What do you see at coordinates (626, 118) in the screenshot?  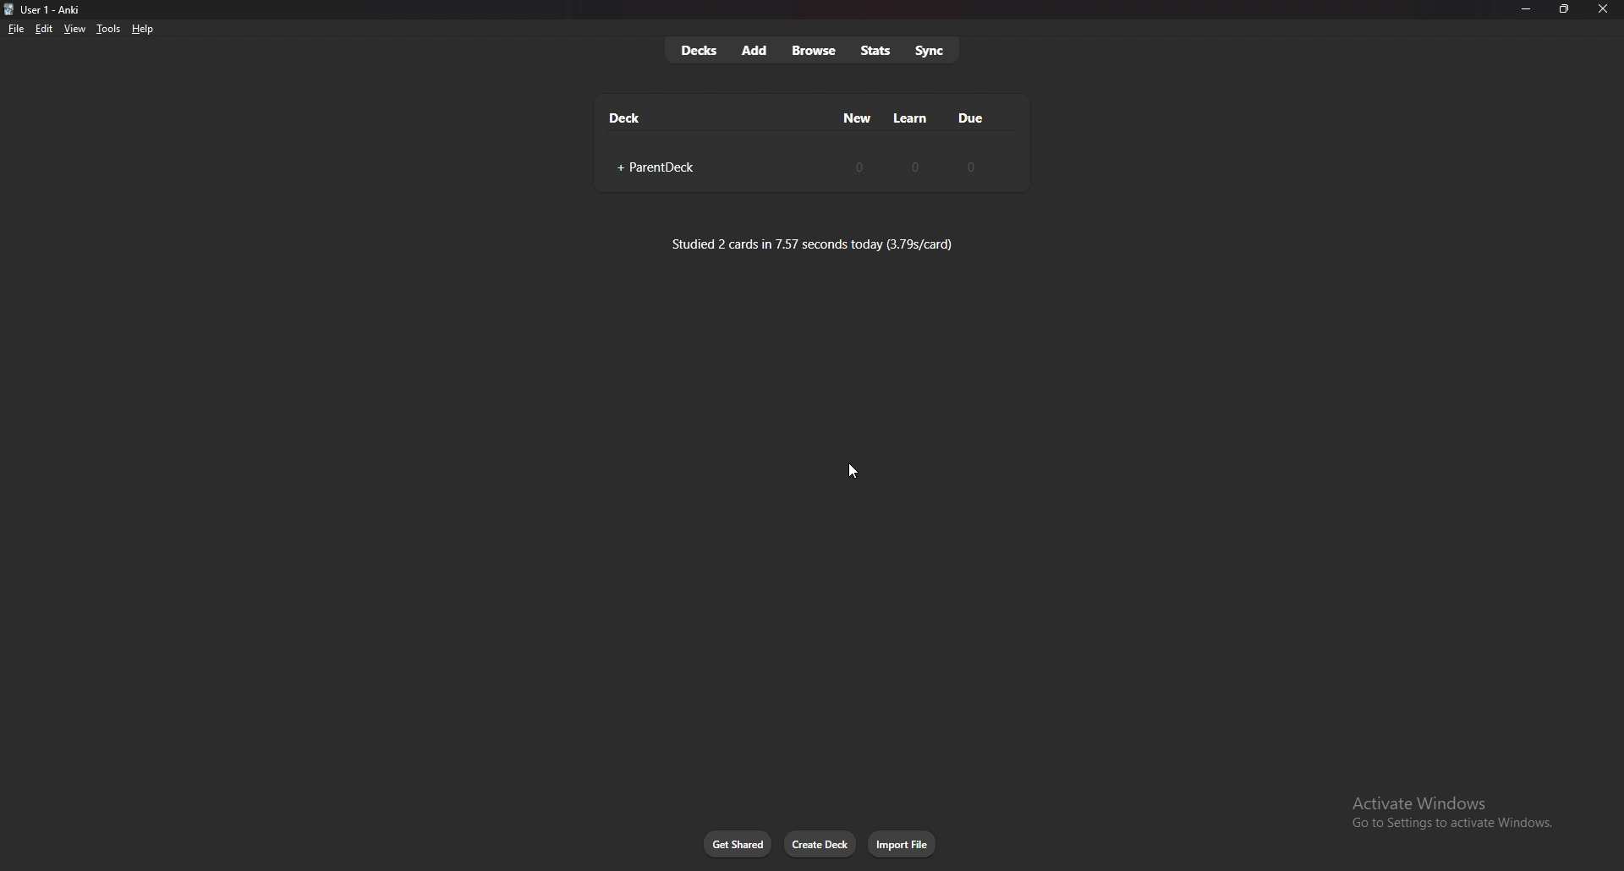 I see `deck` at bounding box center [626, 118].